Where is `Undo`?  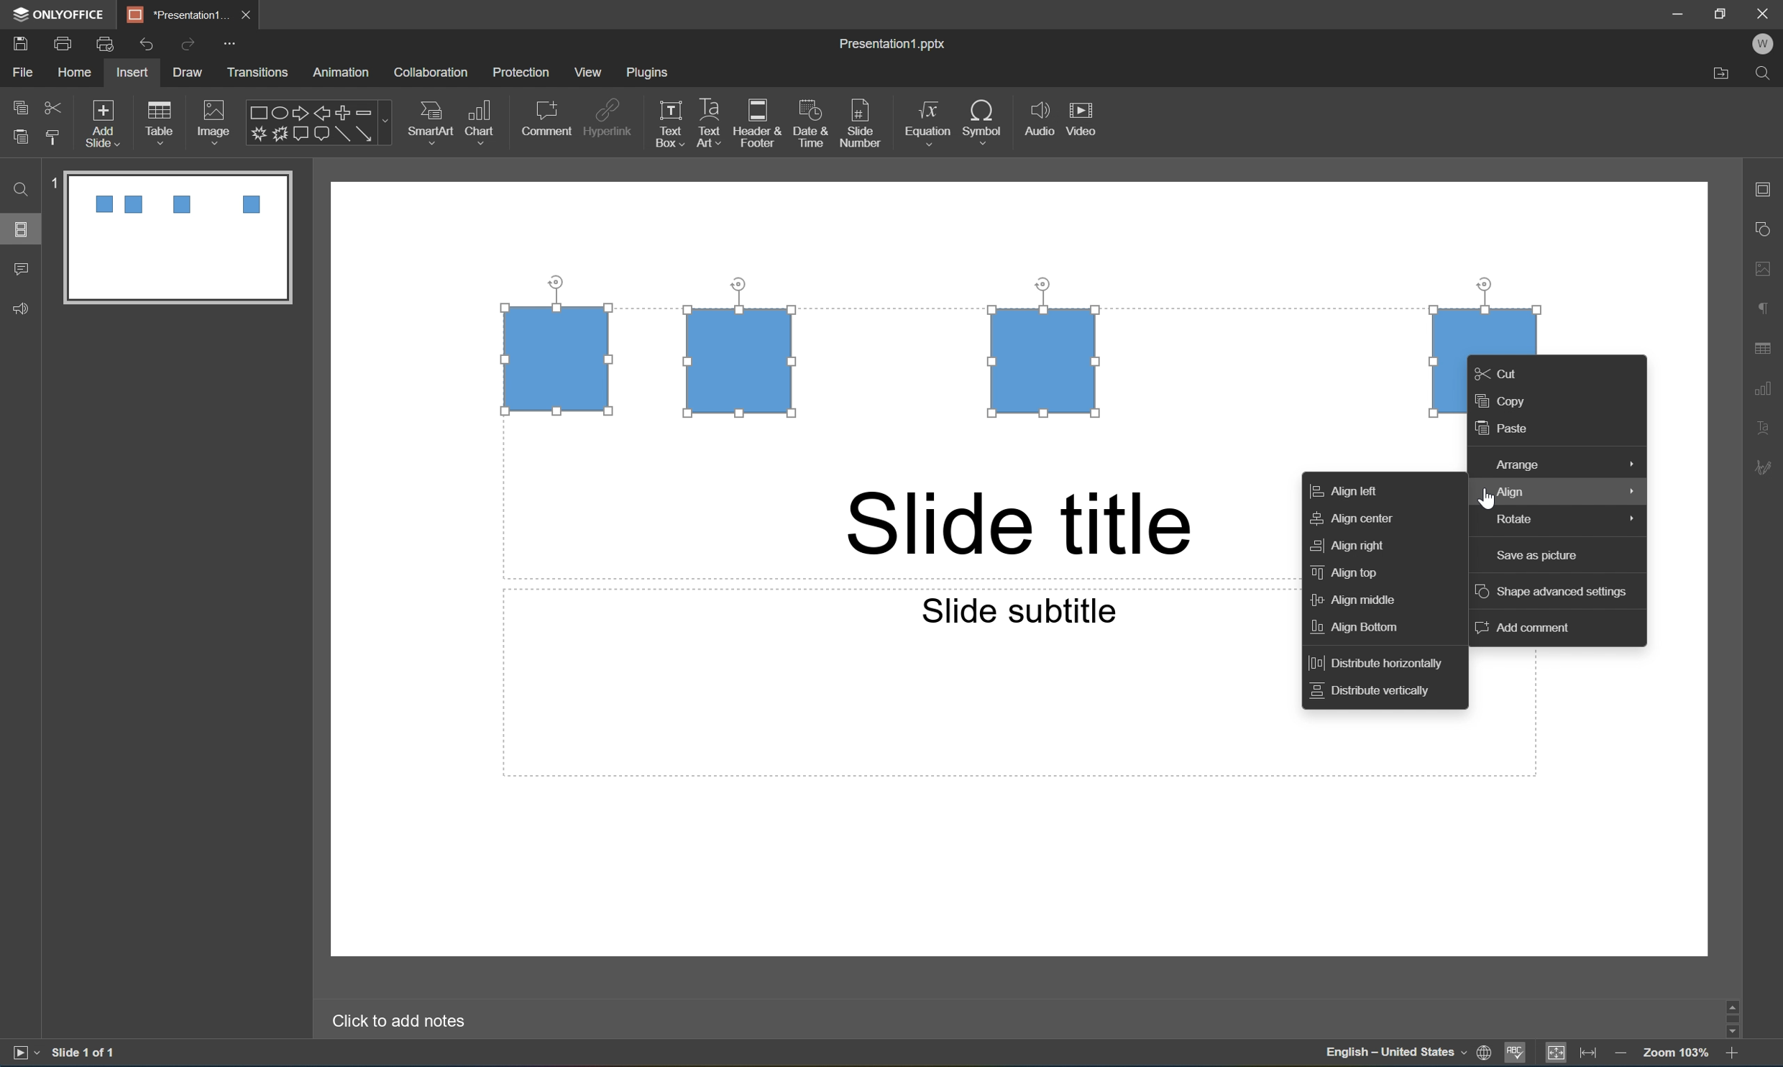
Undo is located at coordinates (146, 42).